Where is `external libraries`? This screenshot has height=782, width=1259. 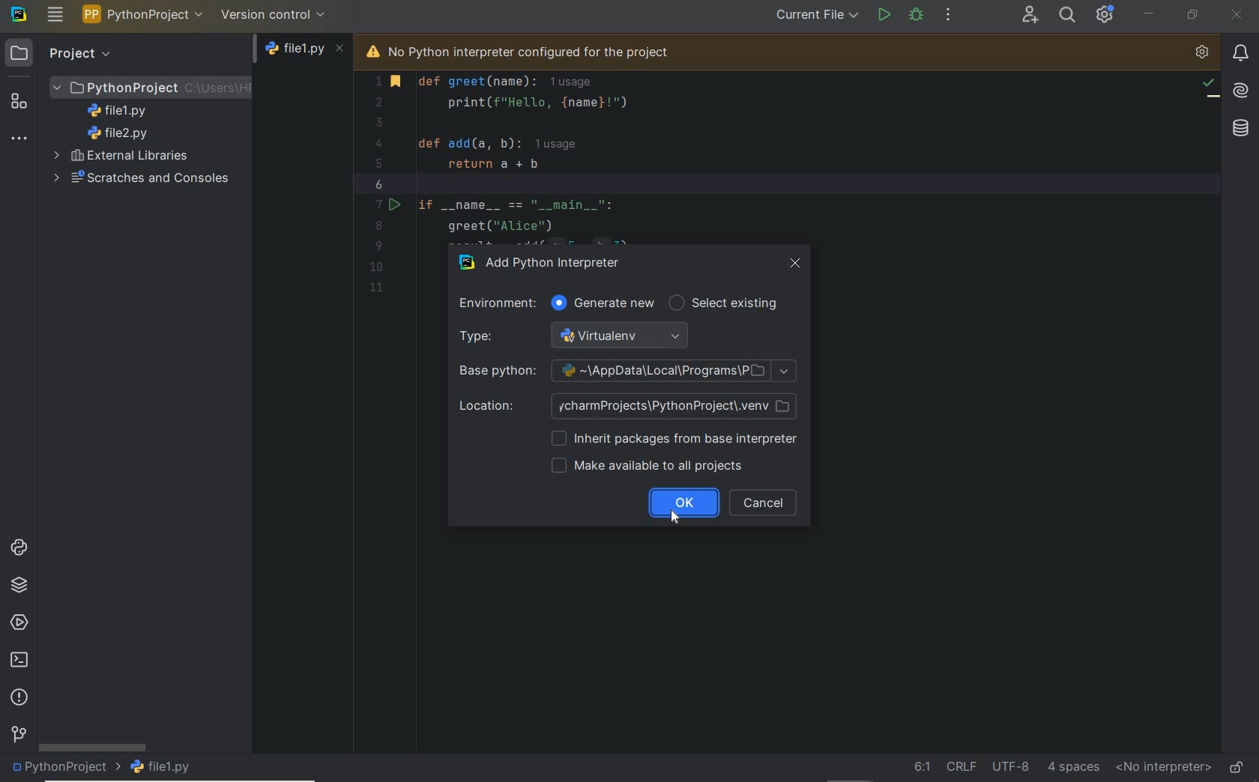 external libraries is located at coordinates (124, 155).